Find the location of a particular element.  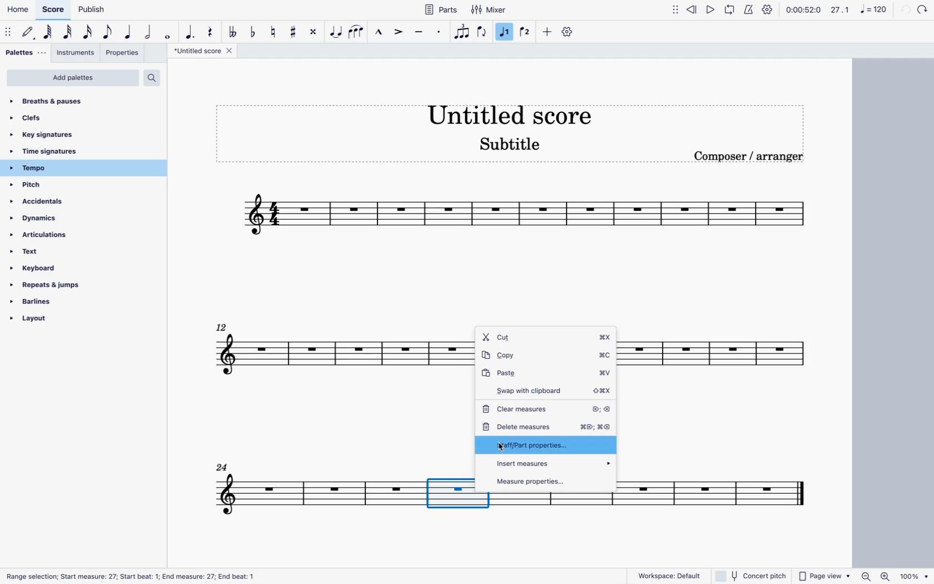

play is located at coordinates (709, 9).